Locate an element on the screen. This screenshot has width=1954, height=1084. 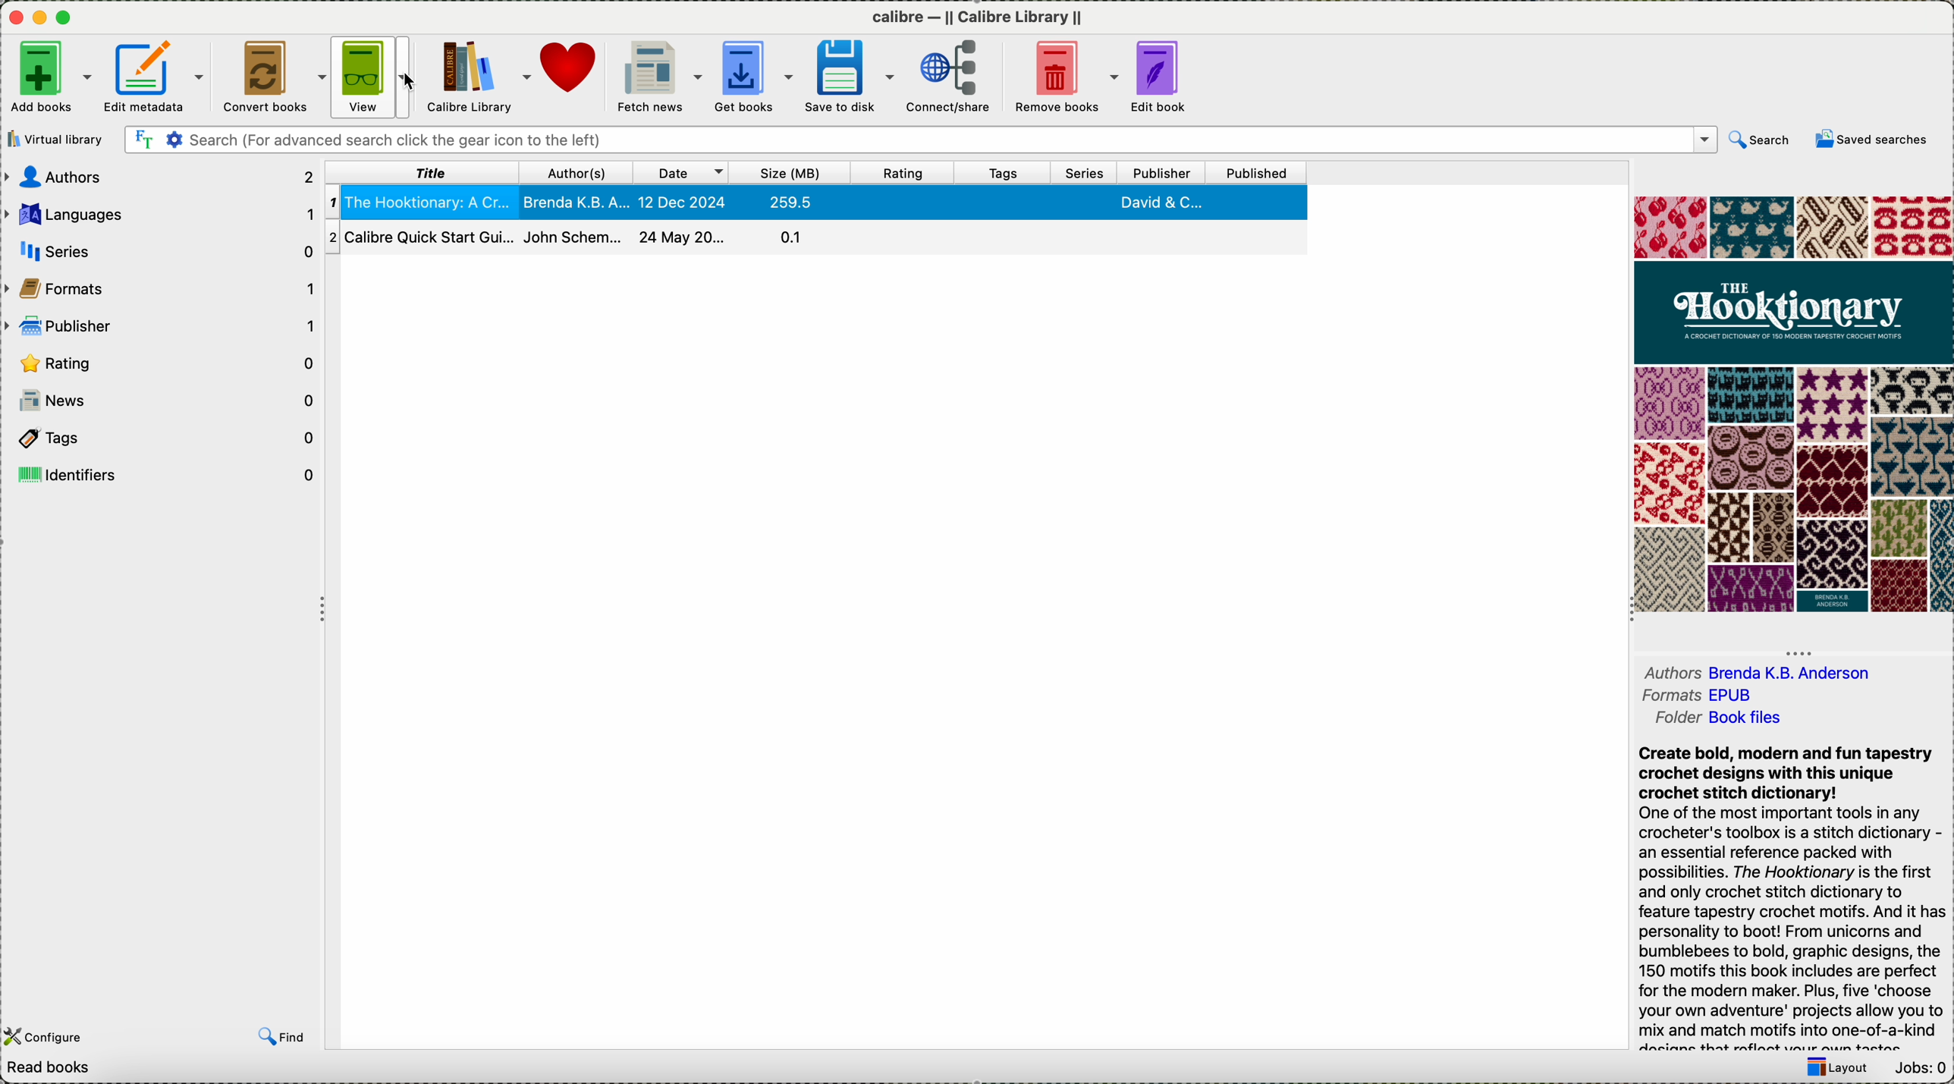
tags is located at coordinates (161, 437).